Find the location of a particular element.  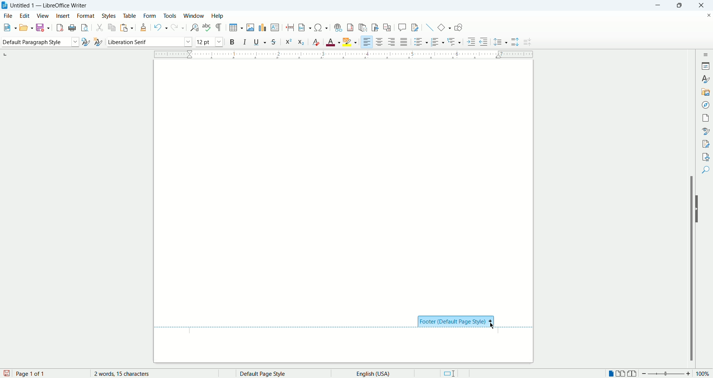

text highlighting is located at coordinates (350, 42).